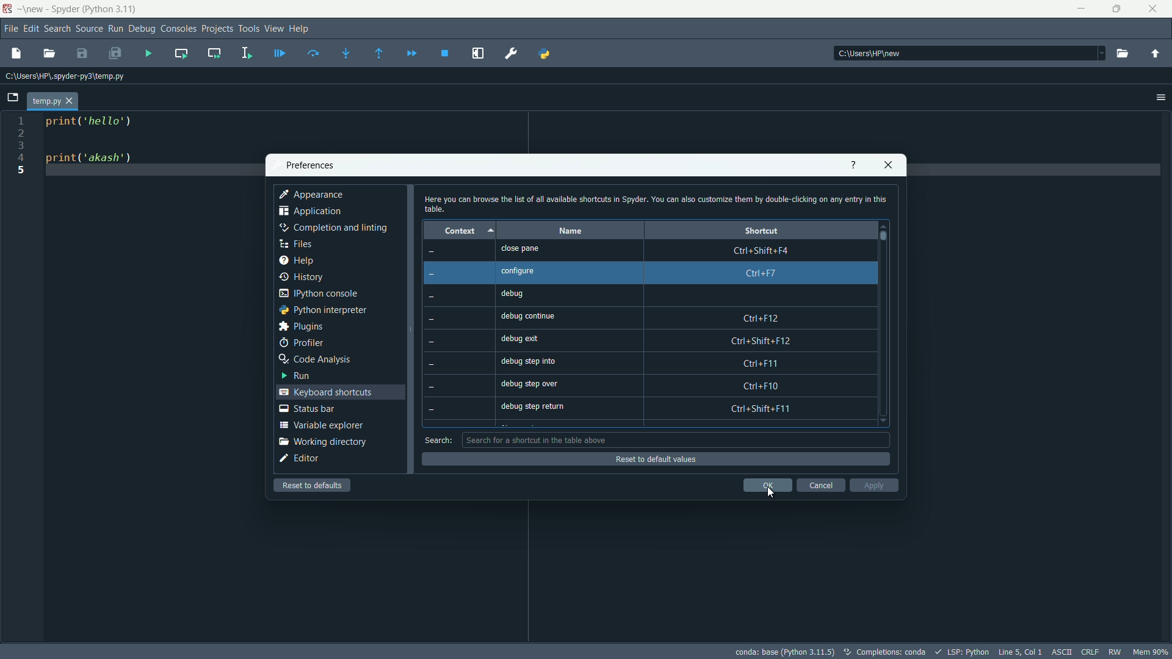 The width and height of the screenshot is (1172, 659). What do you see at coordinates (1090, 652) in the screenshot?
I see `file eol status` at bounding box center [1090, 652].